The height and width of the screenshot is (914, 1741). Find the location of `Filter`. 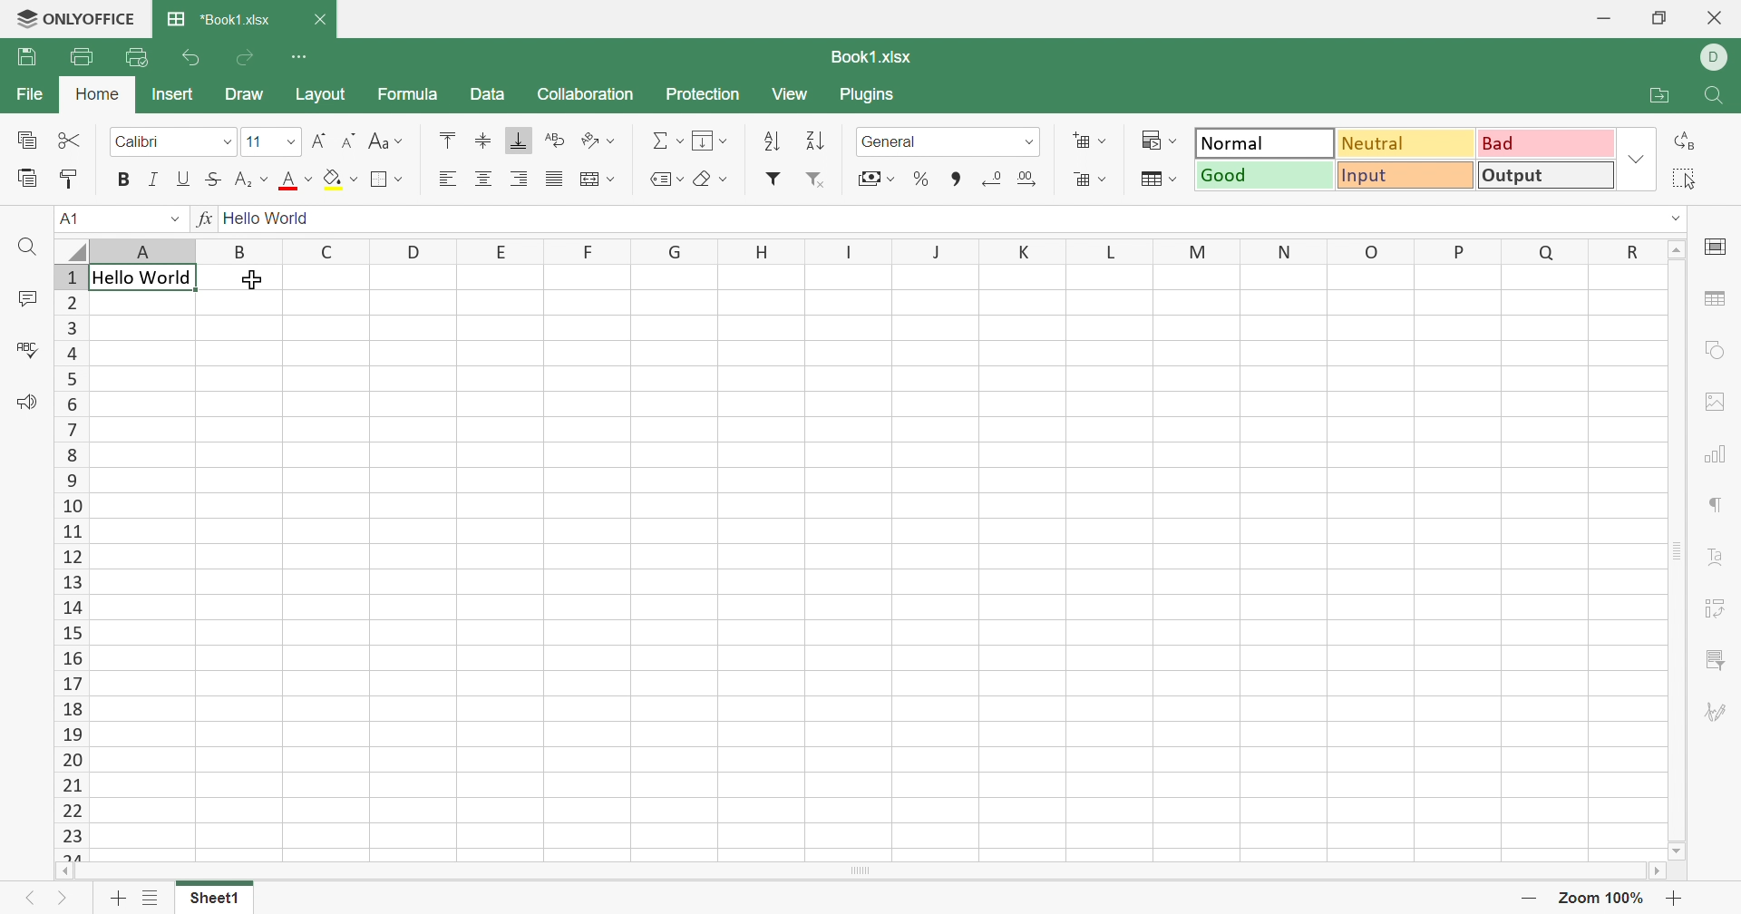

Filter is located at coordinates (773, 180).